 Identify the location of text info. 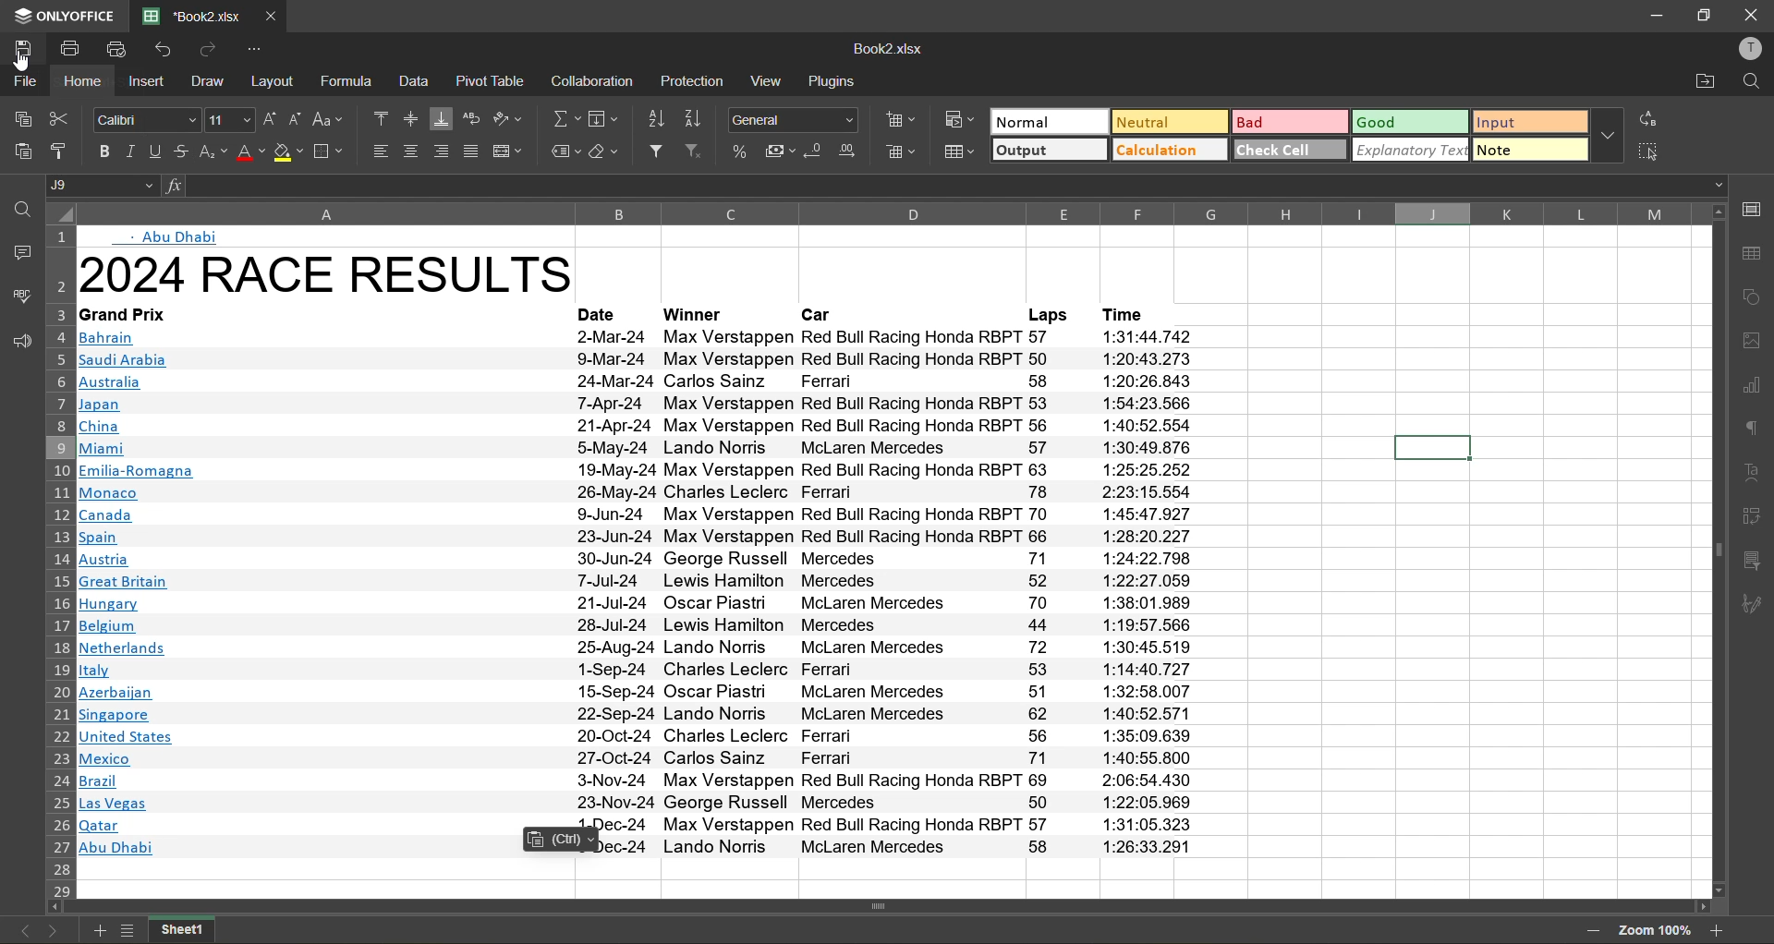
(641, 826).